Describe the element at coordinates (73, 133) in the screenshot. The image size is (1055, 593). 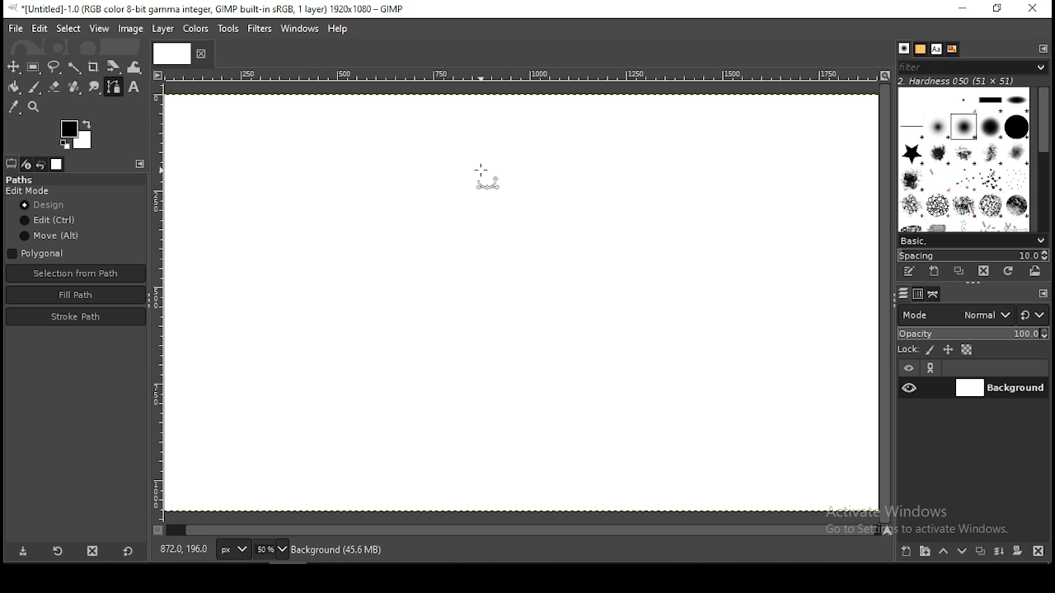
I see `colors` at that location.